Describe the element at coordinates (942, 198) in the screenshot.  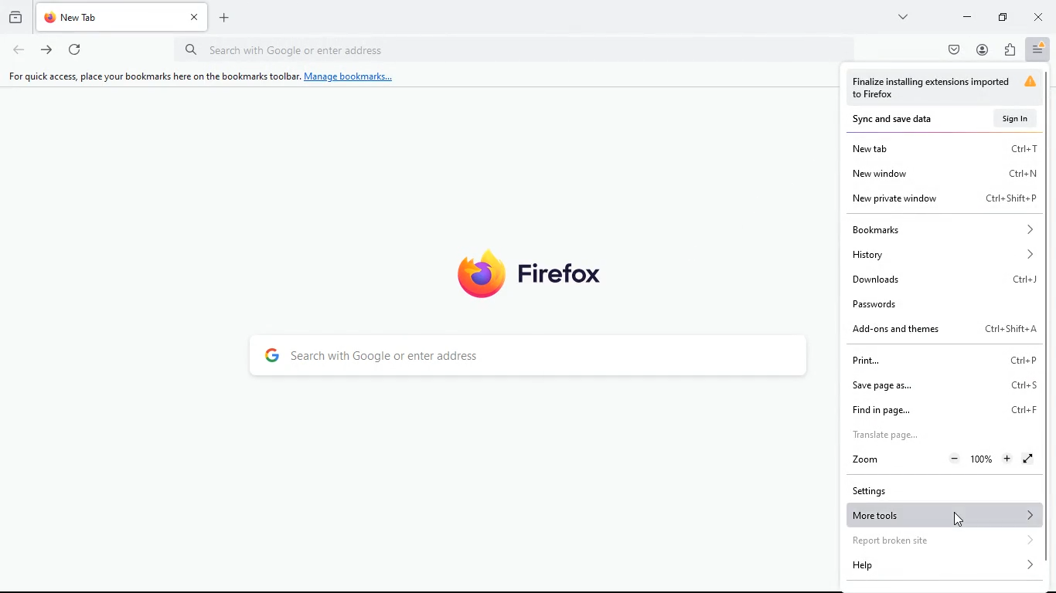
I see `new private window` at that location.